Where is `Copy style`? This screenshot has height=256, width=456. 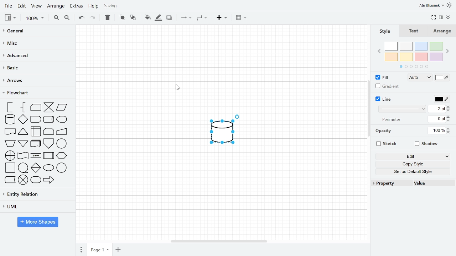 Copy style is located at coordinates (413, 164).